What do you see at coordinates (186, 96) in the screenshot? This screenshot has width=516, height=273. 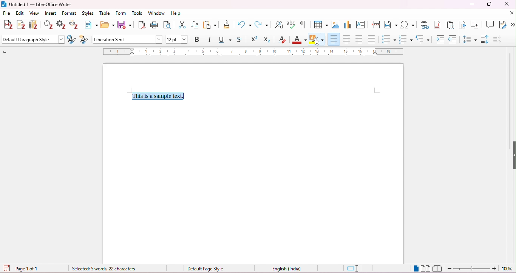 I see `typing cursor on text` at bounding box center [186, 96].